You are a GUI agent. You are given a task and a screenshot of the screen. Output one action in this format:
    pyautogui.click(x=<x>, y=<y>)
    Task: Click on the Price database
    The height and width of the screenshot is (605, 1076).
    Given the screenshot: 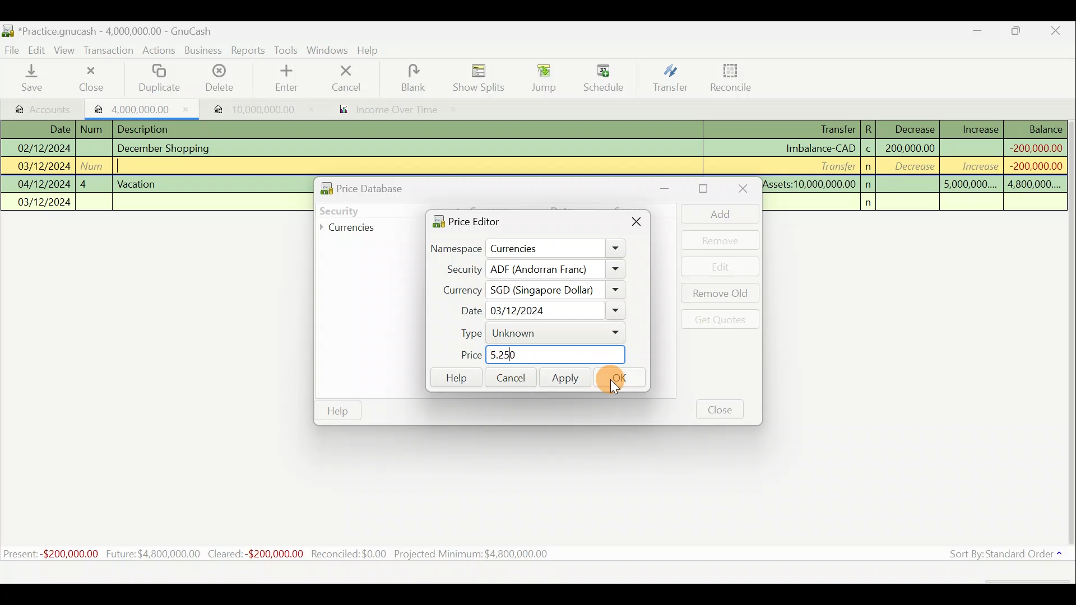 What is the action you would take?
    pyautogui.click(x=387, y=187)
    